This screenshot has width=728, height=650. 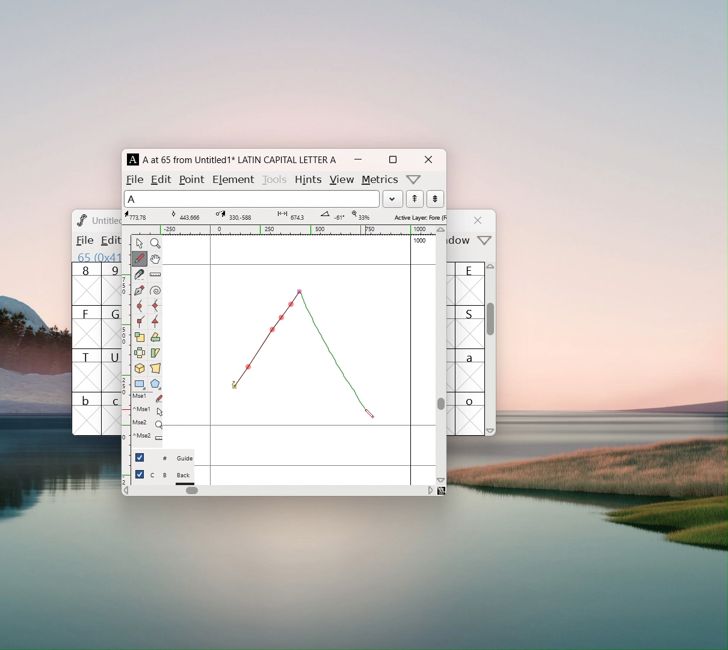 I want to click on U, so click(x=111, y=370).